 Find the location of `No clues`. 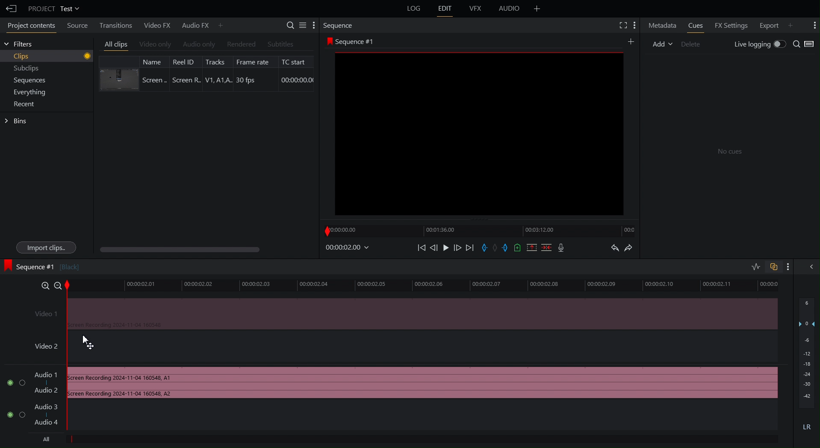

No clues is located at coordinates (732, 151).